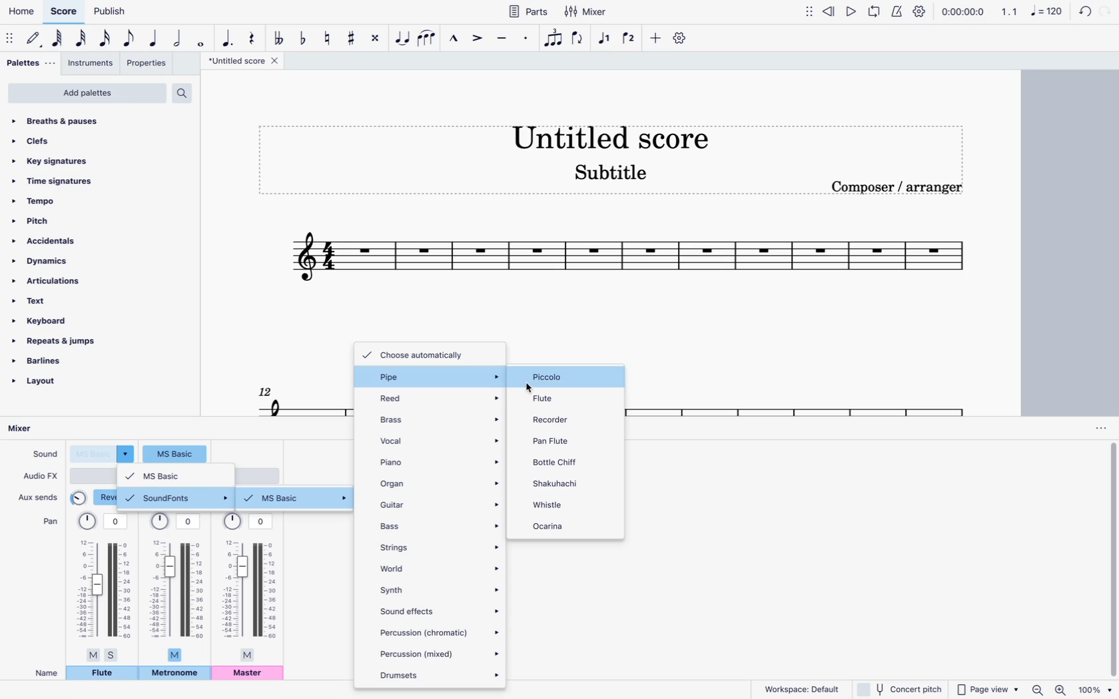  Describe the element at coordinates (248, 586) in the screenshot. I see `pan` at that location.